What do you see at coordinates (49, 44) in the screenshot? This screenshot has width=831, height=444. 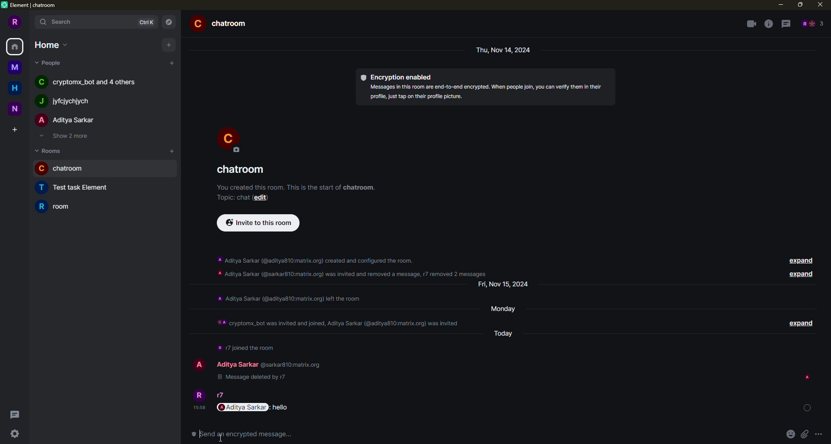 I see `home` at bounding box center [49, 44].